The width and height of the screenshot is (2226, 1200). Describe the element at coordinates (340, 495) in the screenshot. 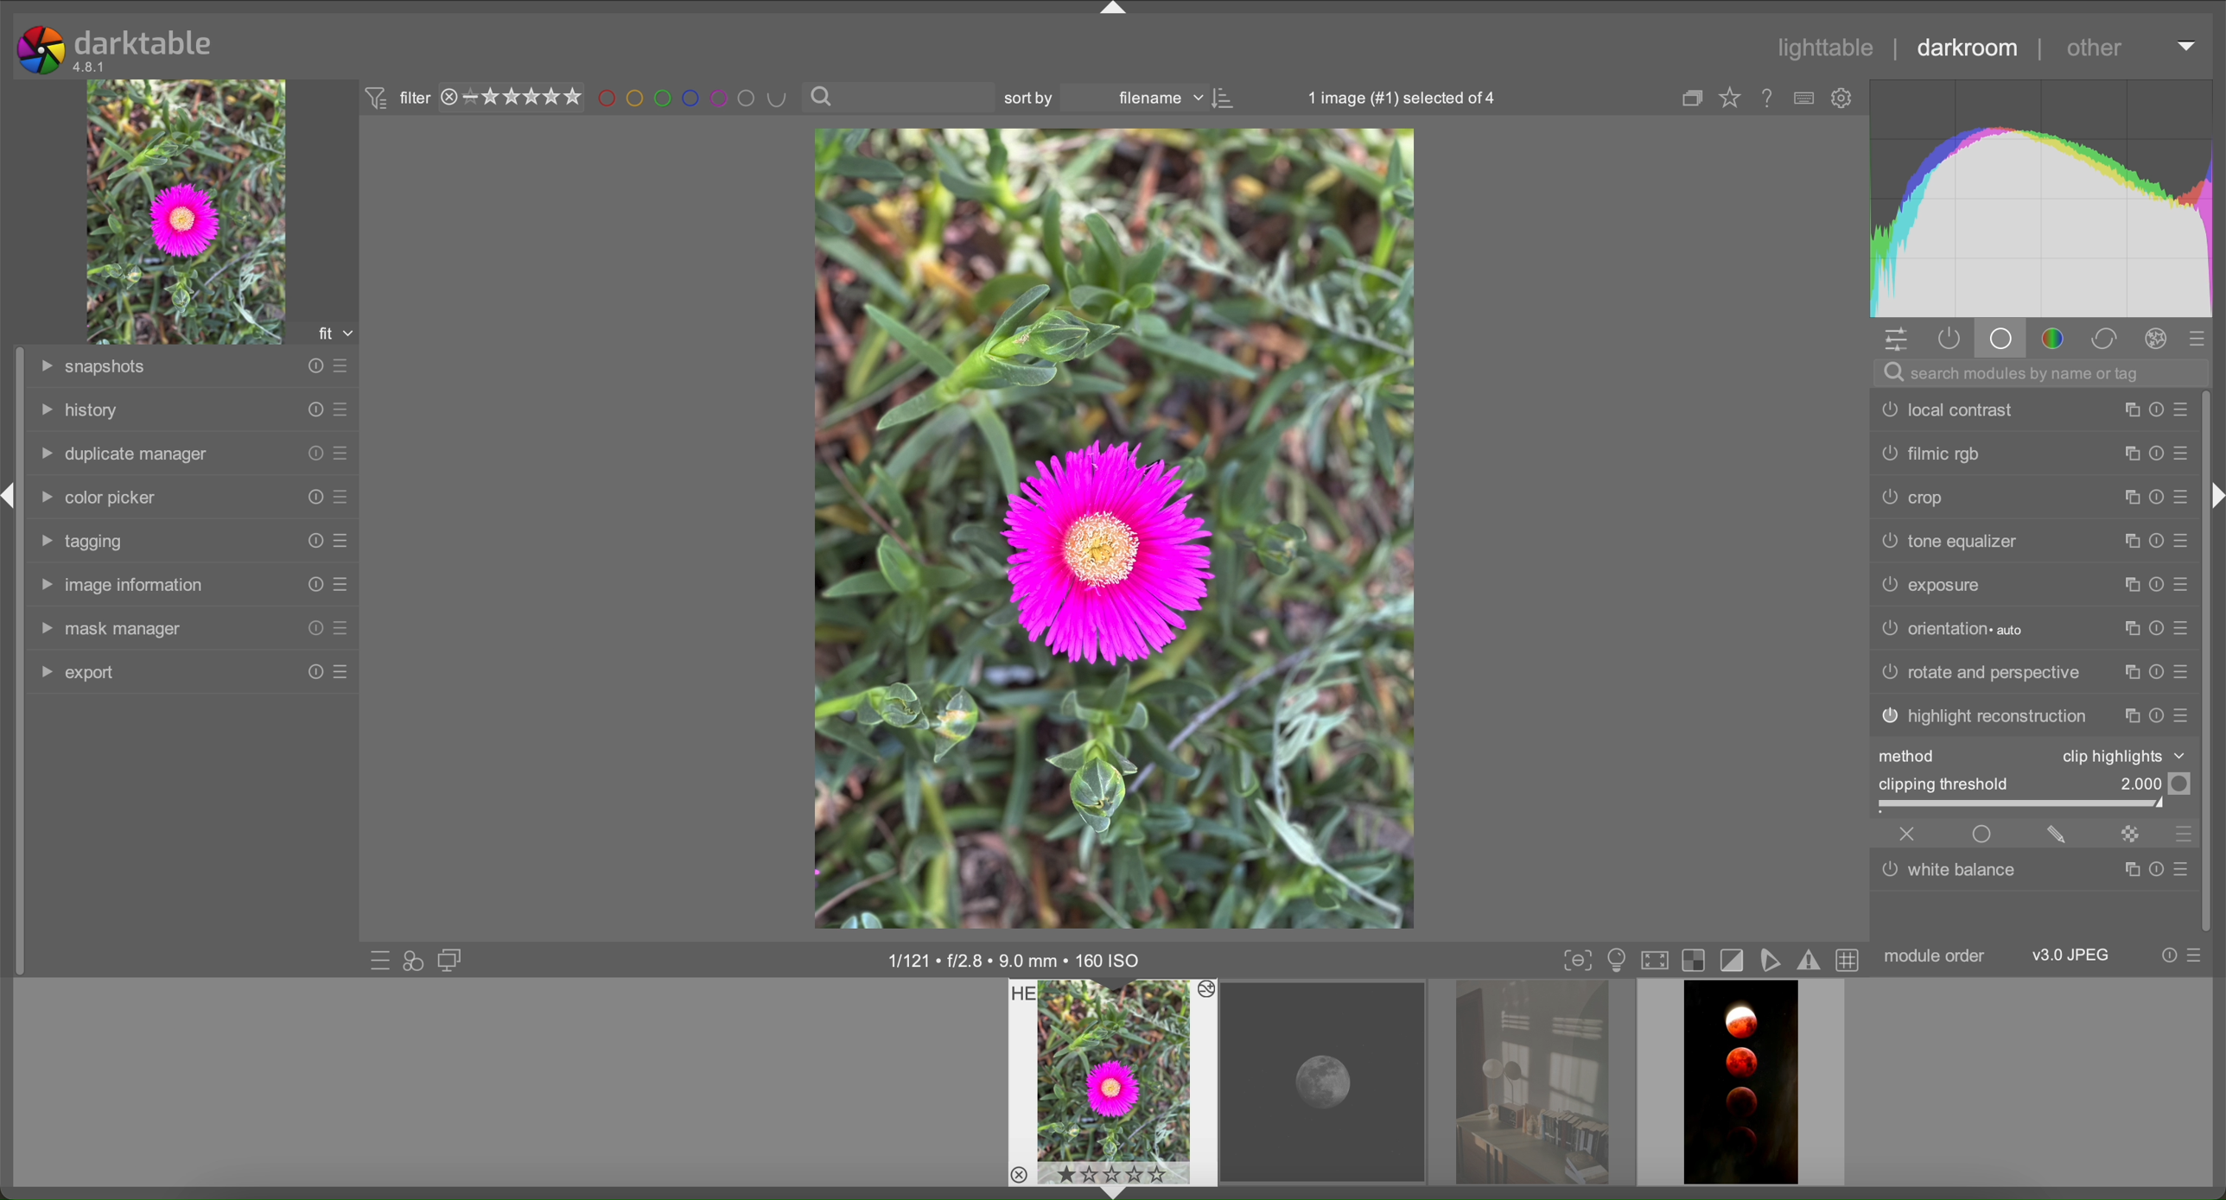

I see `presets` at that location.